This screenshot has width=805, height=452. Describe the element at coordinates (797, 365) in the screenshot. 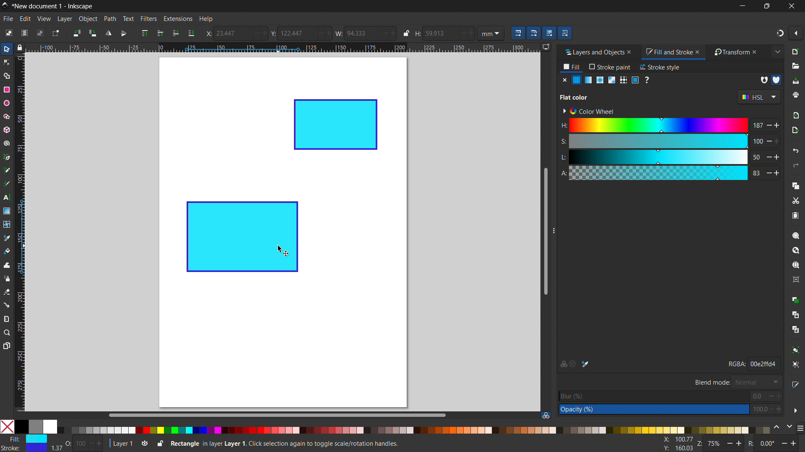

I see `ungroup` at that location.